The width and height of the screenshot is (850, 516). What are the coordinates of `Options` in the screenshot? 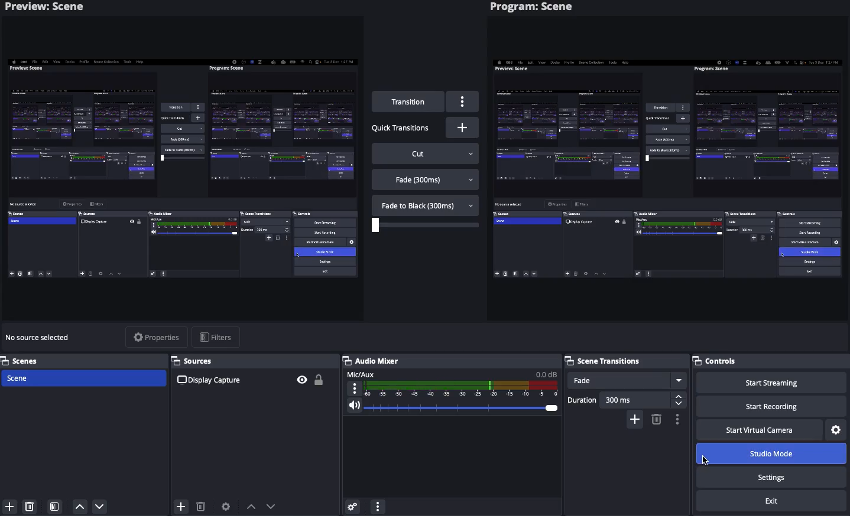 It's located at (676, 420).